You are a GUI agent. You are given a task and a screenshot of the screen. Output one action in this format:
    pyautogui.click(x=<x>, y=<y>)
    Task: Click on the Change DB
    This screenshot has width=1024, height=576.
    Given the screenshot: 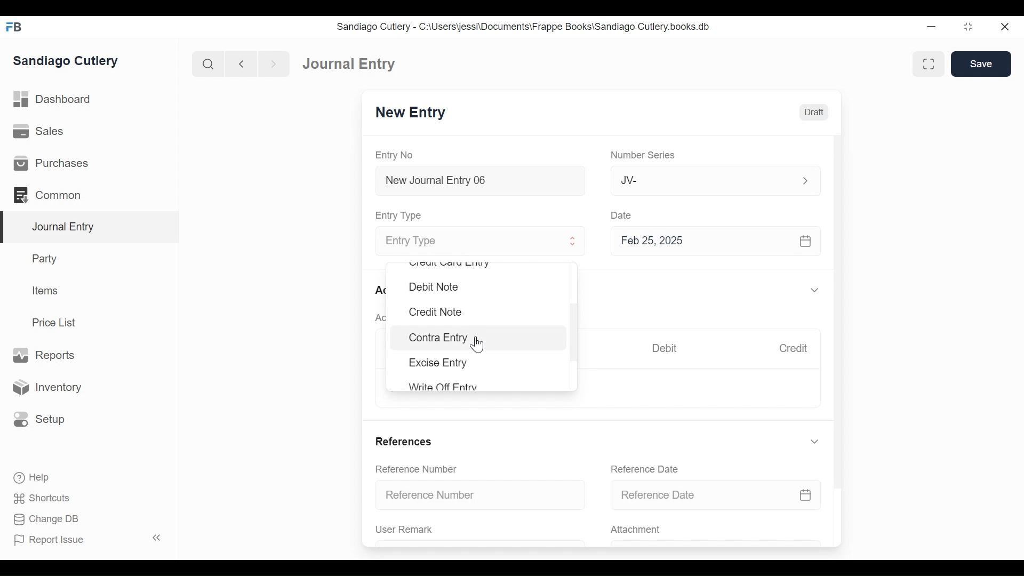 What is the action you would take?
    pyautogui.click(x=48, y=521)
    